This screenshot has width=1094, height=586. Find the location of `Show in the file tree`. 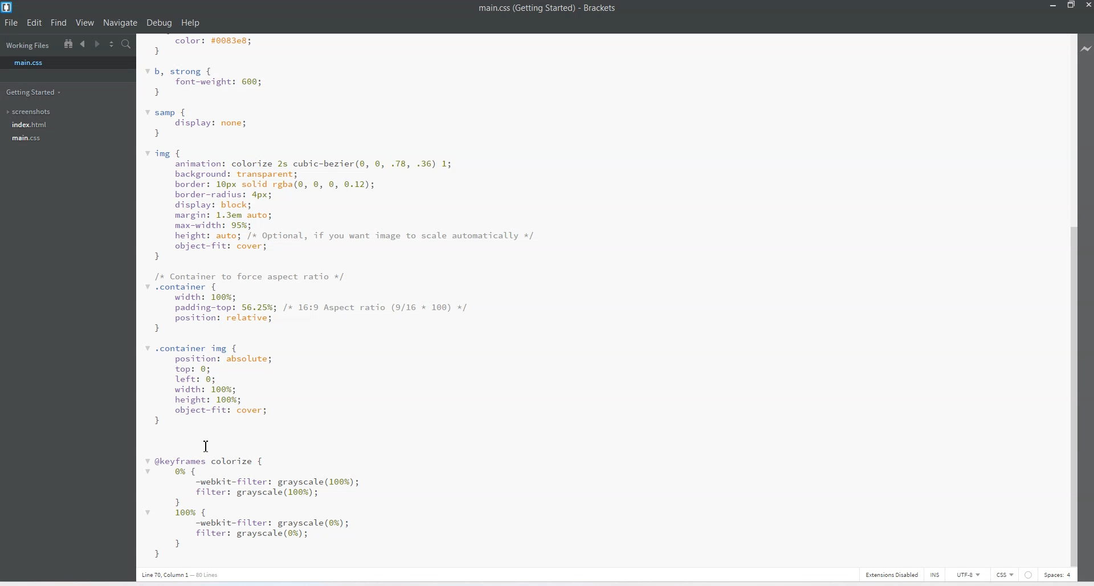

Show in the file tree is located at coordinates (68, 43).